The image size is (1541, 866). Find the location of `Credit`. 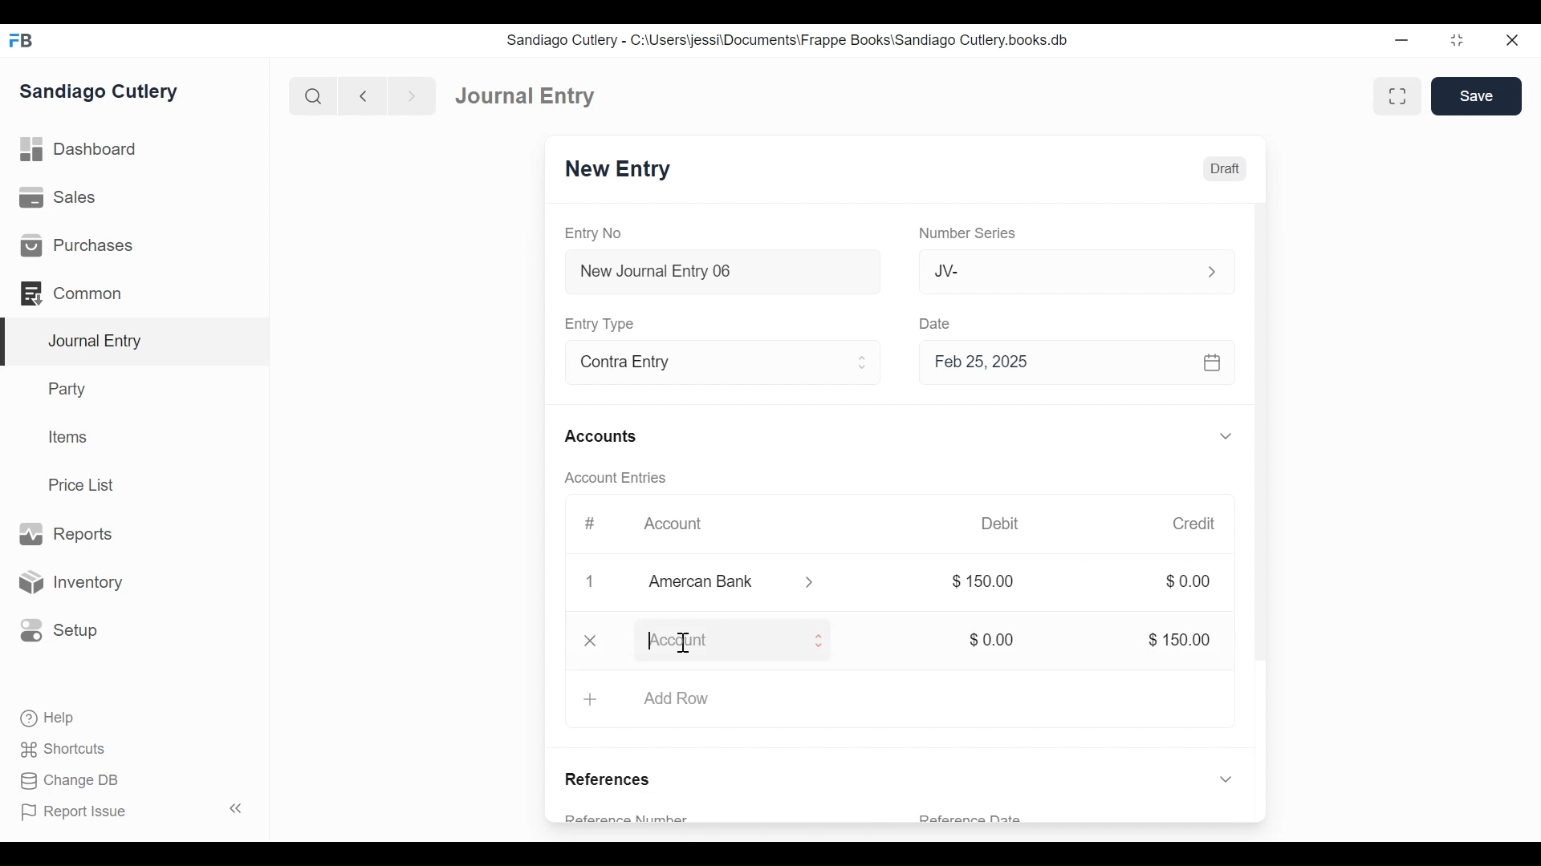

Credit is located at coordinates (1193, 524).